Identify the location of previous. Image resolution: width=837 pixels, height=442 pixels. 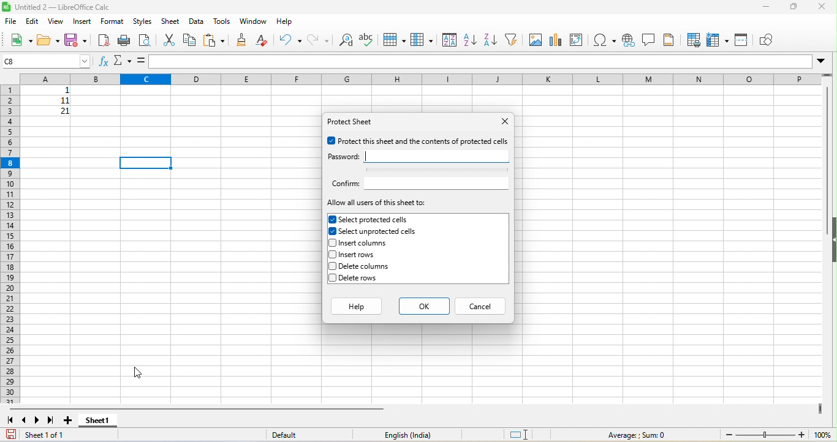
(25, 419).